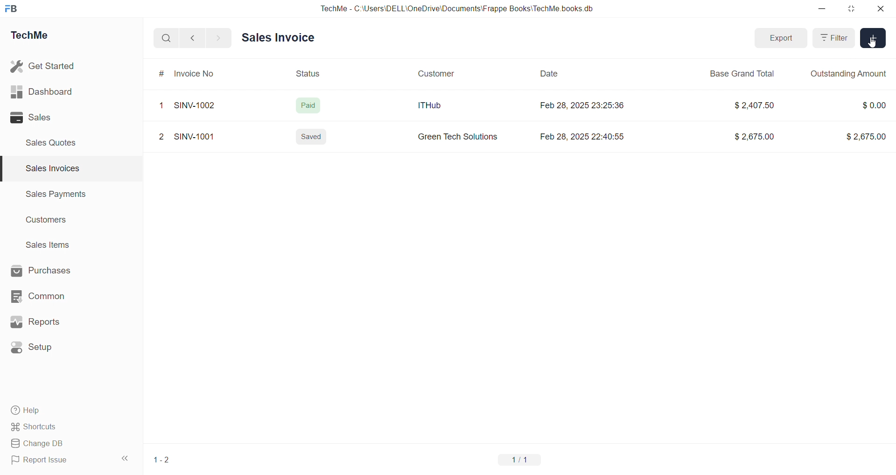  Describe the element at coordinates (834, 39) in the screenshot. I see `= Filter` at that location.